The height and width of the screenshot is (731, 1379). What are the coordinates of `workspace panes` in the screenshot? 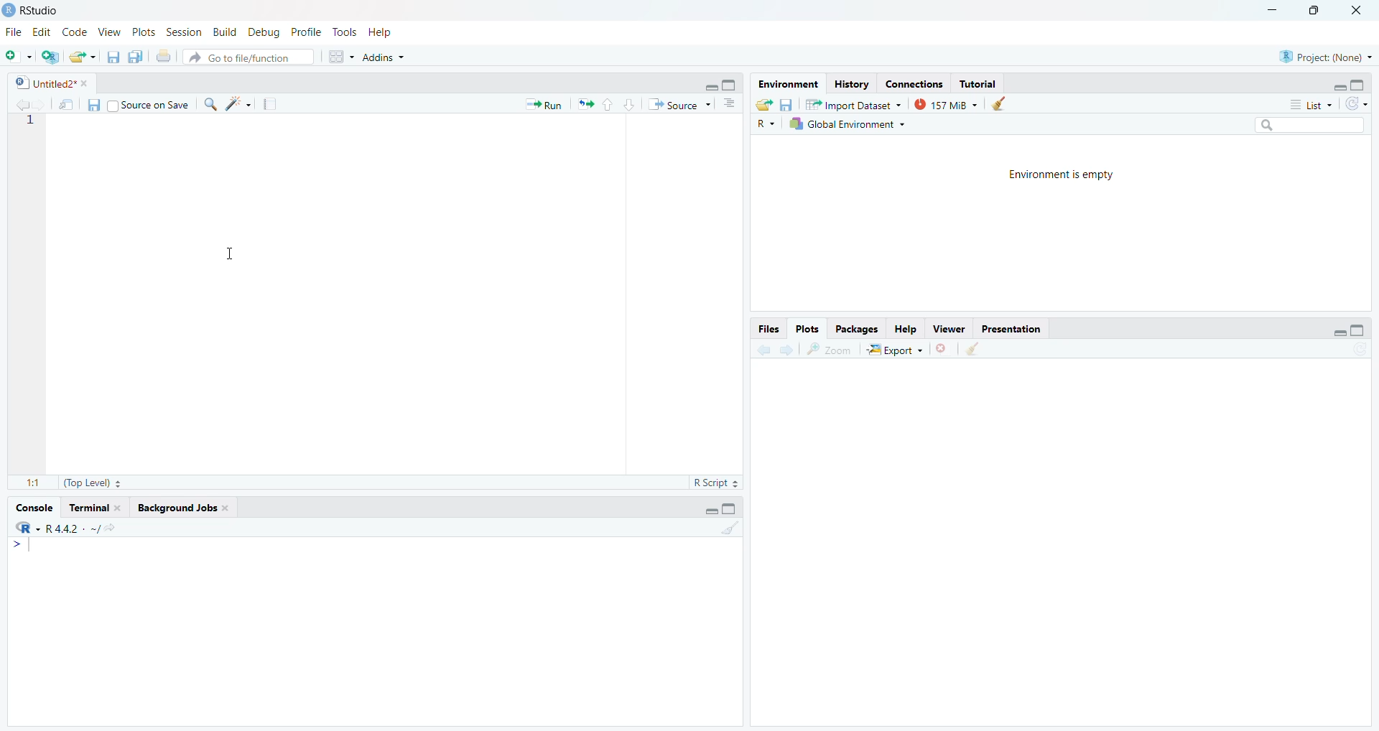 It's located at (344, 56).